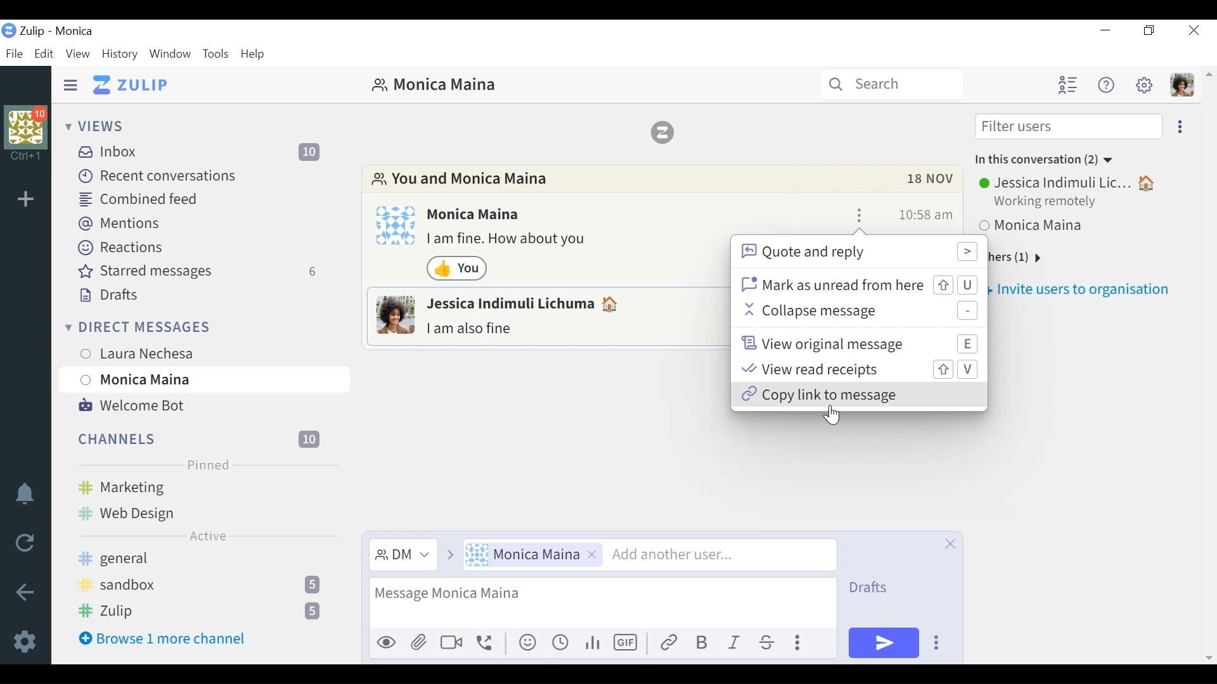 This screenshot has width=1217, height=684. What do you see at coordinates (526, 304) in the screenshot?
I see `Jessica Indimuli Lichuma` at bounding box center [526, 304].